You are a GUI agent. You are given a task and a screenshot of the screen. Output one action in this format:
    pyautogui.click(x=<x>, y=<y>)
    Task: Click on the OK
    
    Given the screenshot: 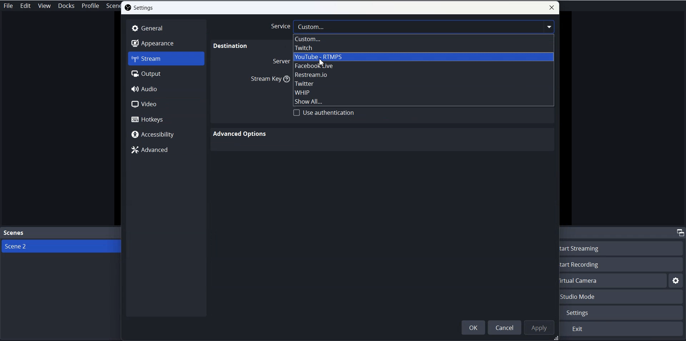 What is the action you would take?
    pyautogui.click(x=473, y=327)
    